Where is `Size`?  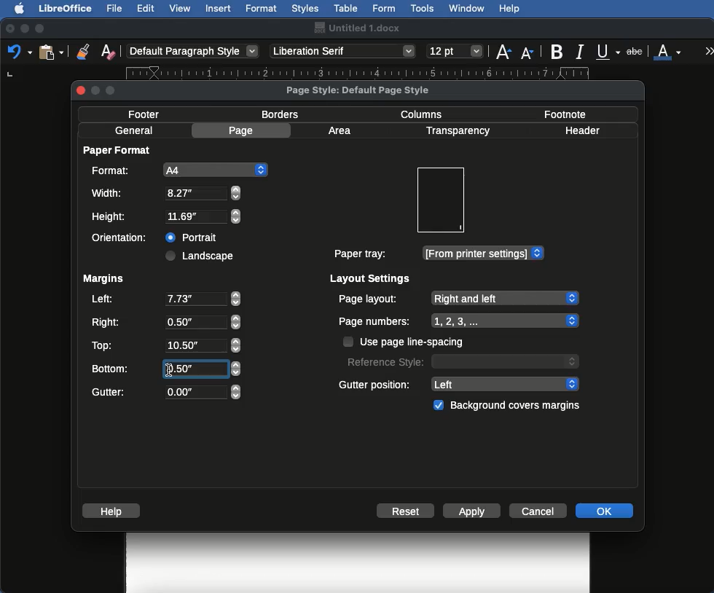 Size is located at coordinates (456, 52).